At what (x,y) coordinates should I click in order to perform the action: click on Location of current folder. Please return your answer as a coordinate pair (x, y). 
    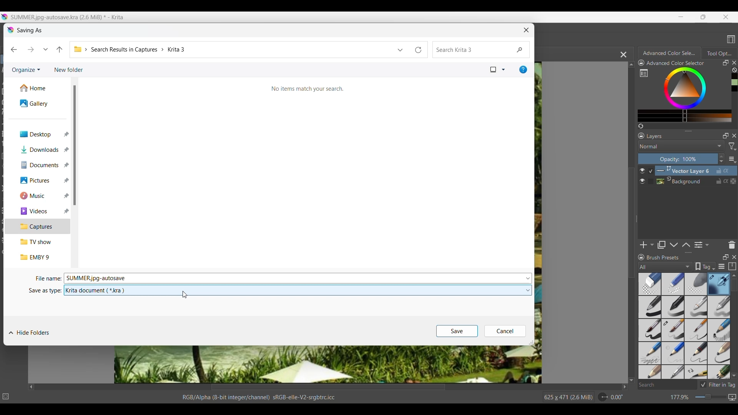
    Looking at the image, I should click on (232, 49).